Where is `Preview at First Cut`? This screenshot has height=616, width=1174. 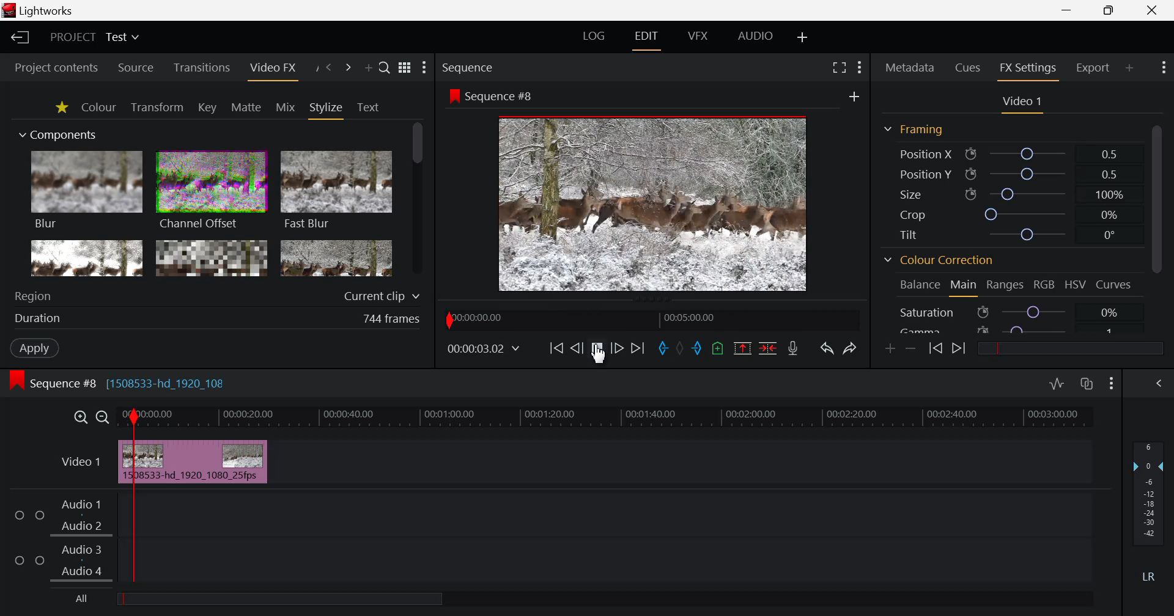
Preview at First Cut is located at coordinates (653, 202).